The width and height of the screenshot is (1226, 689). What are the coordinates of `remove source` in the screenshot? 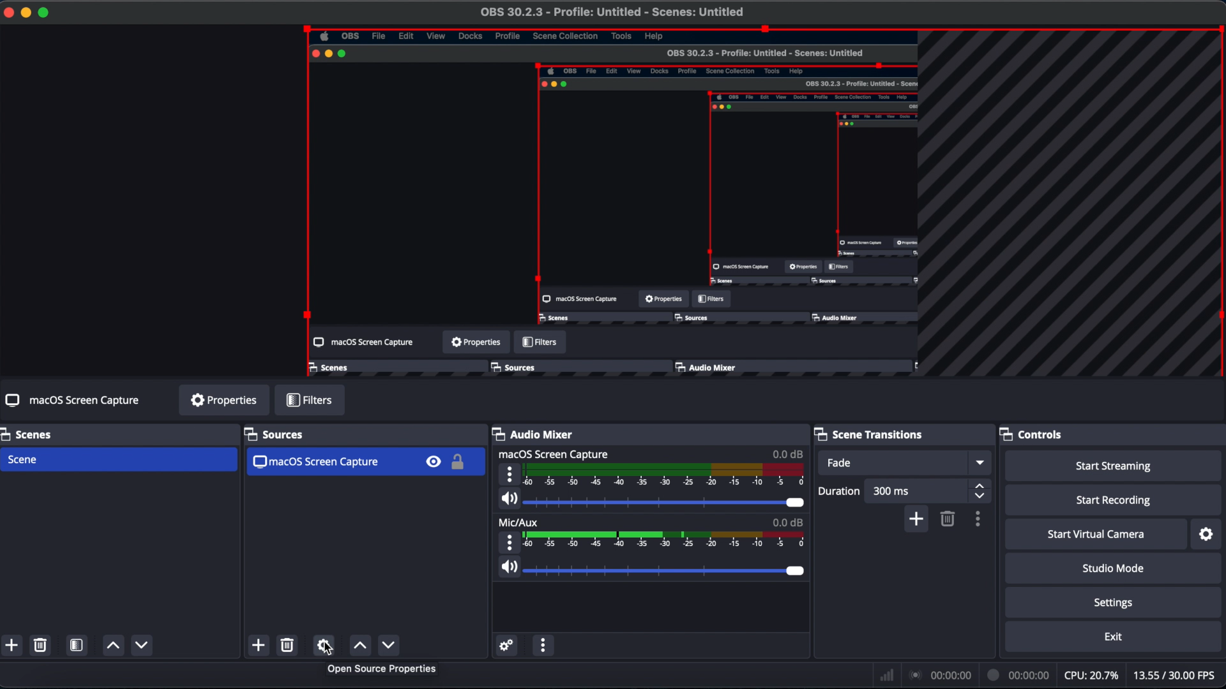 It's located at (287, 645).